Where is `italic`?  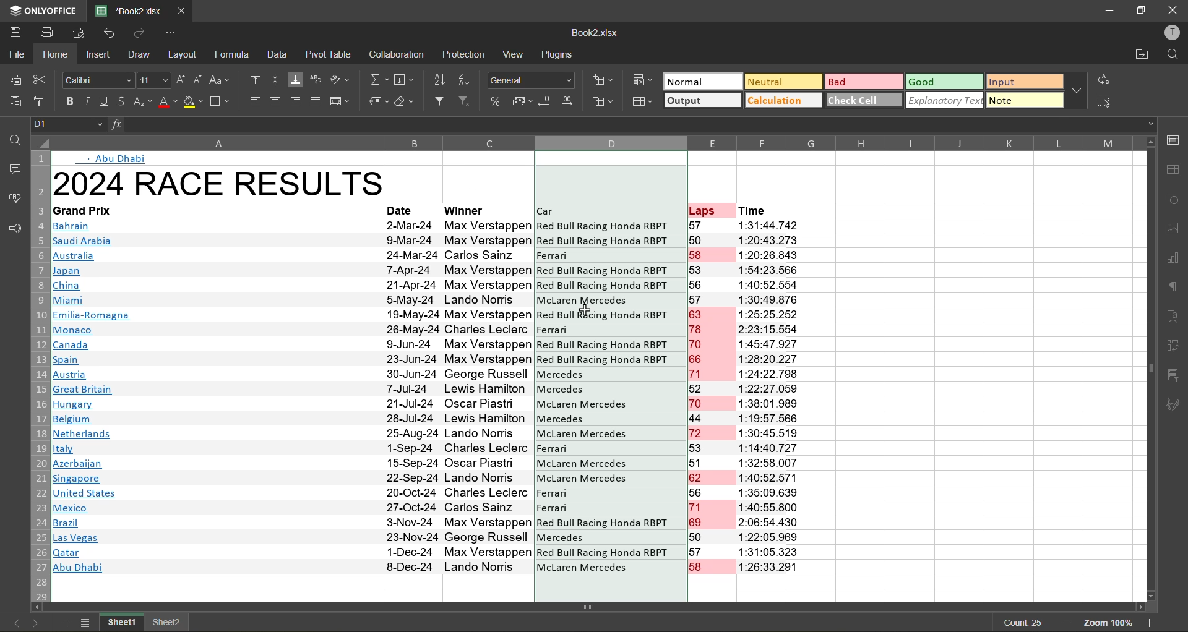
italic is located at coordinates (88, 102).